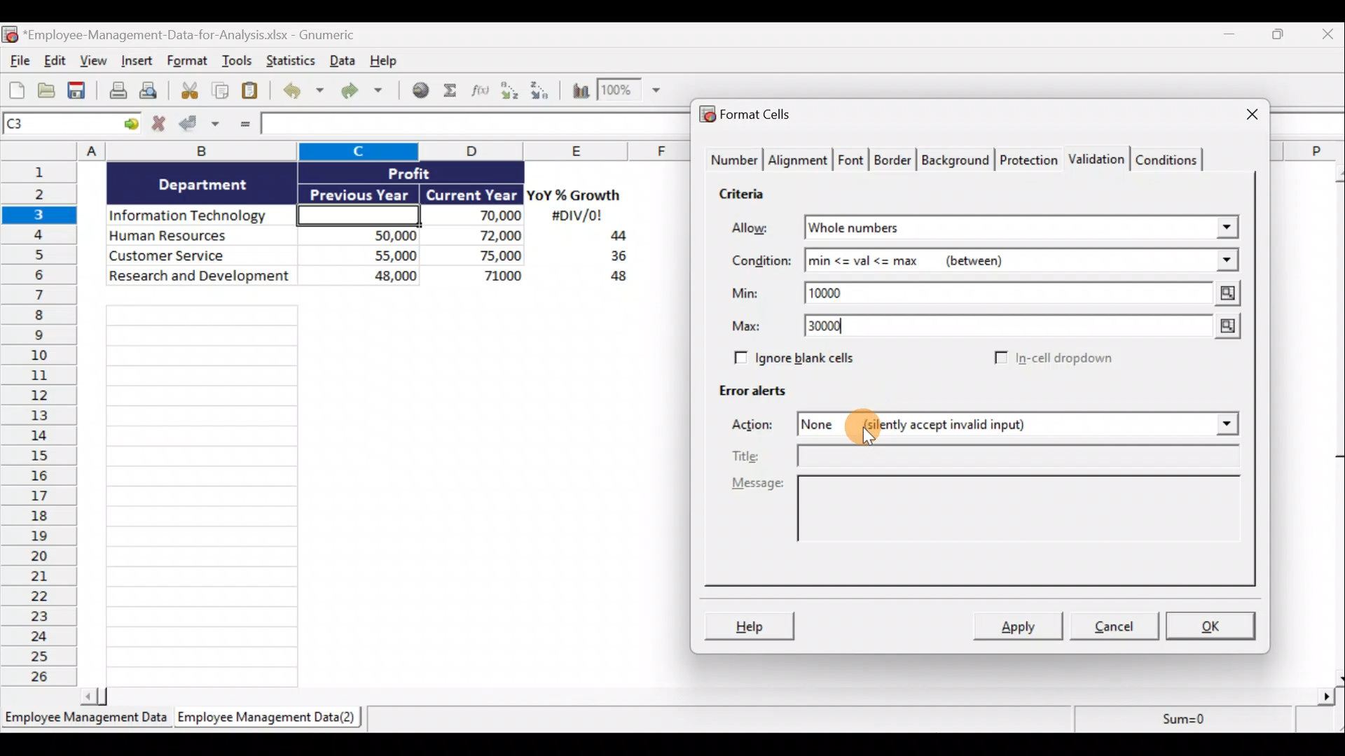 This screenshot has height=756, width=1345. Describe the element at coordinates (188, 91) in the screenshot. I see `Cut selection` at that location.